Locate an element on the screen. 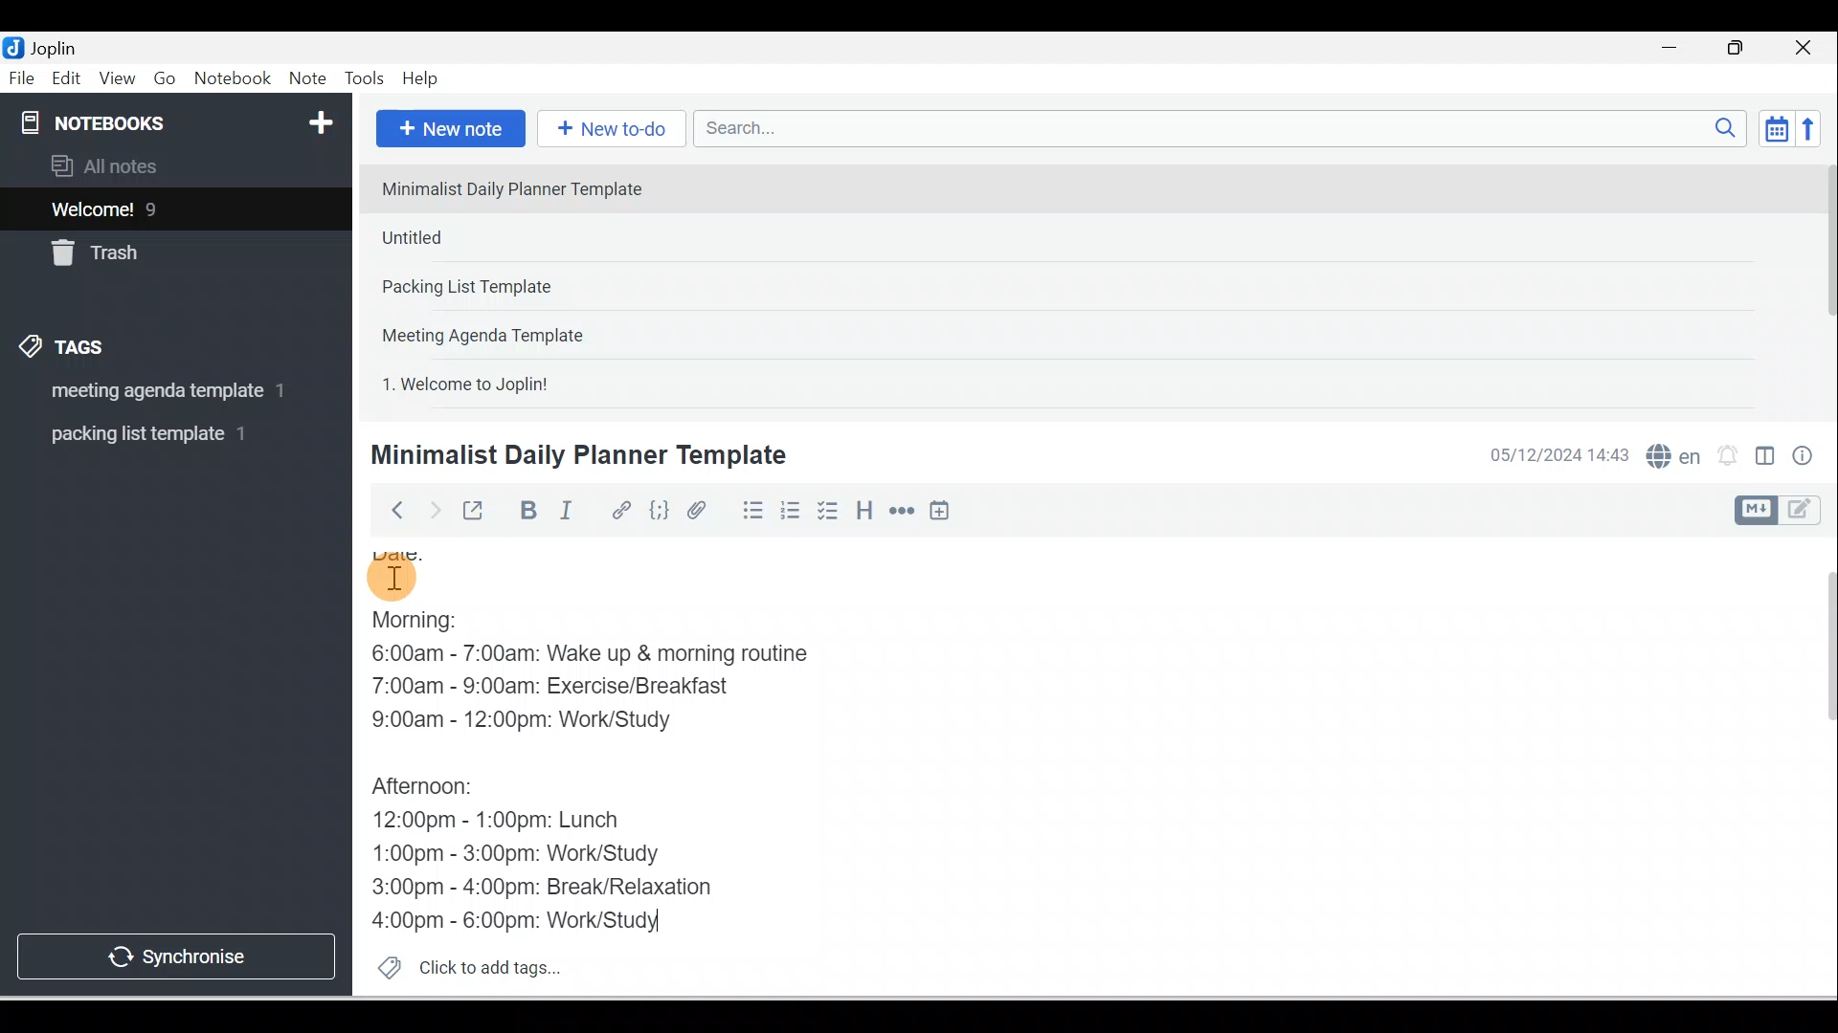 This screenshot has height=1033, width=1838. Bulleted list is located at coordinates (749, 510).